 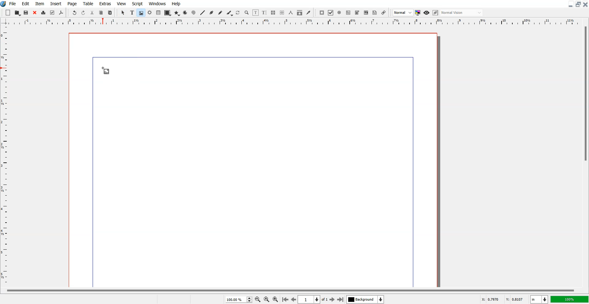 What do you see at coordinates (365, 299) in the screenshot?
I see `Select the current layer` at bounding box center [365, 299].